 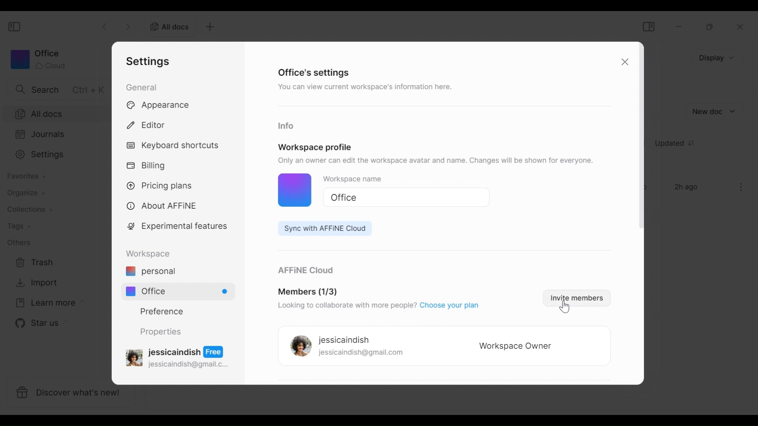 What do you see at coordinates (648, 26) in the screenshot?
I see `Show/Hide Sidebar` at bounding box center [648, 26].